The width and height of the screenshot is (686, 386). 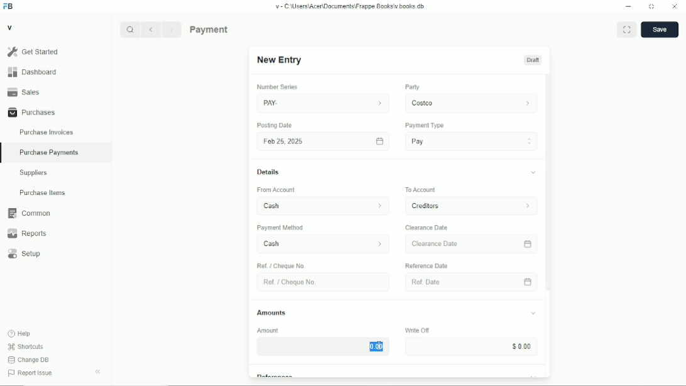 What do you see at coordinates (419, 189) in the screenshot?
I see `To Account` at bounding box center [419, 189].